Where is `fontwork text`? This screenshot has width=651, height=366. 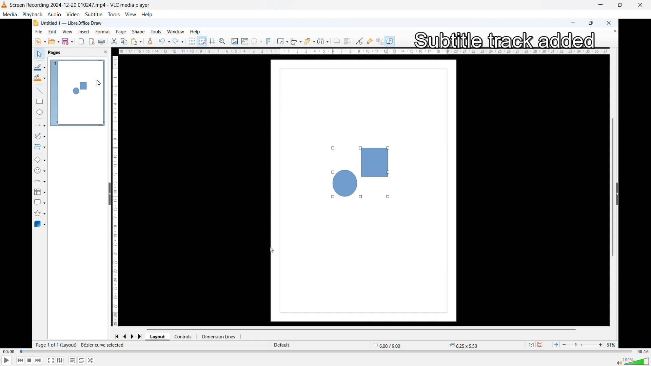
fontwork text is located at coordinates (270, 41).